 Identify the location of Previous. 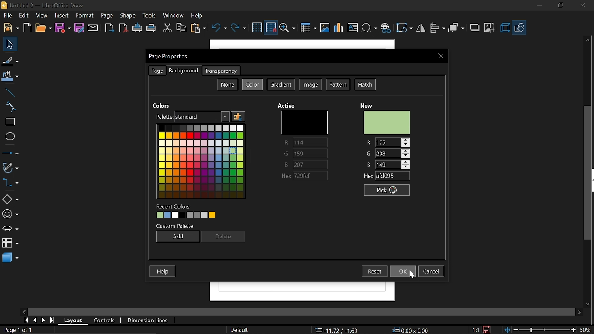
(36, 321).